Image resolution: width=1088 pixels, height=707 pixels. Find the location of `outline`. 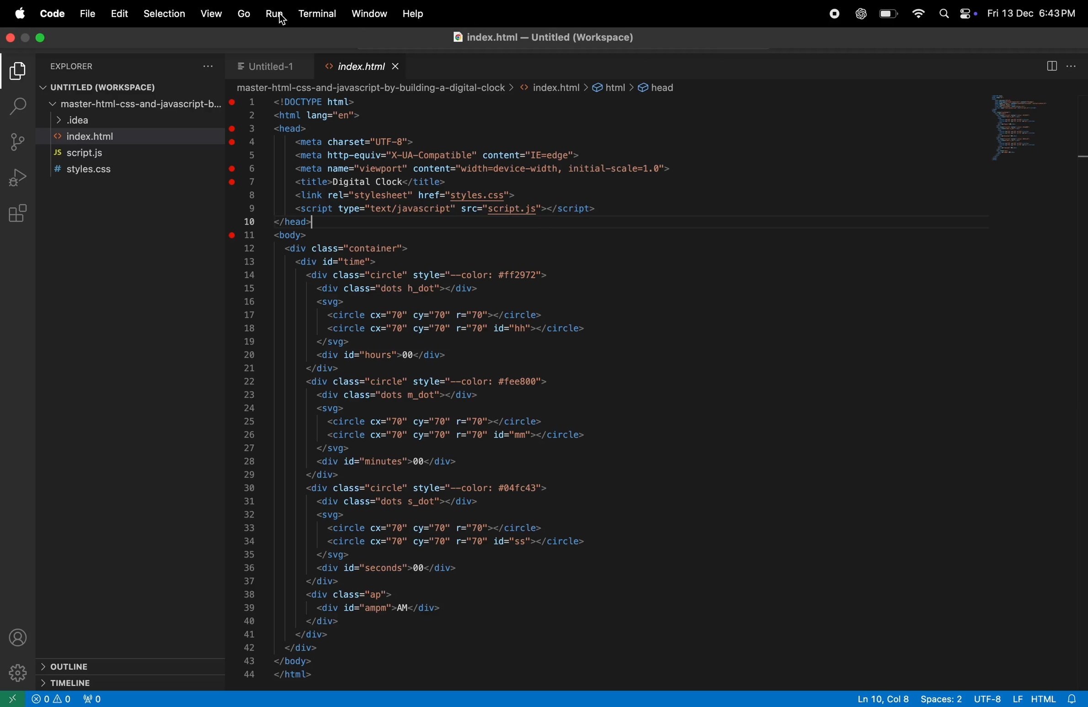

outline is located at coordinates (121, 667).